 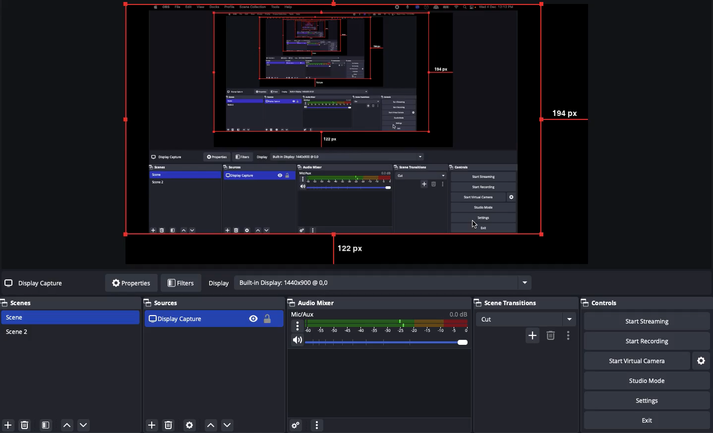 I want to click on Delete, so click(x=169, y=423).